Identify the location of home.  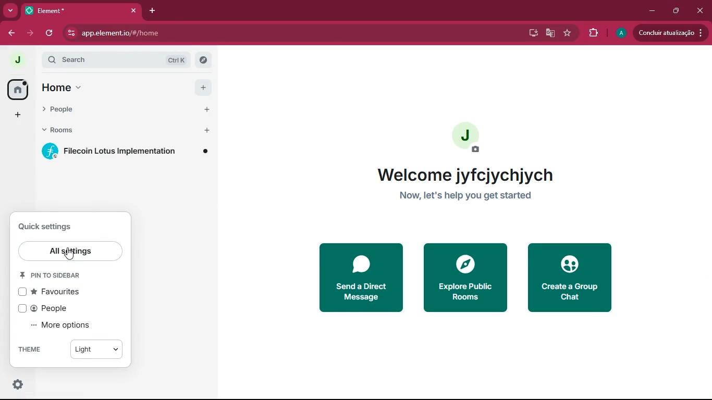
(80, 88).